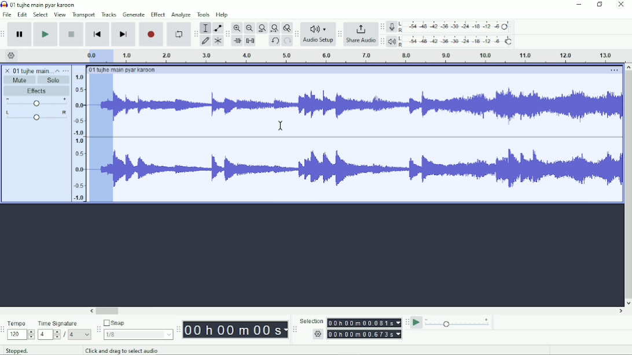 The image size is (632, 355). Describe the element at coordinates (101, 138) in the screenshot. I see `Already Played` at that location.